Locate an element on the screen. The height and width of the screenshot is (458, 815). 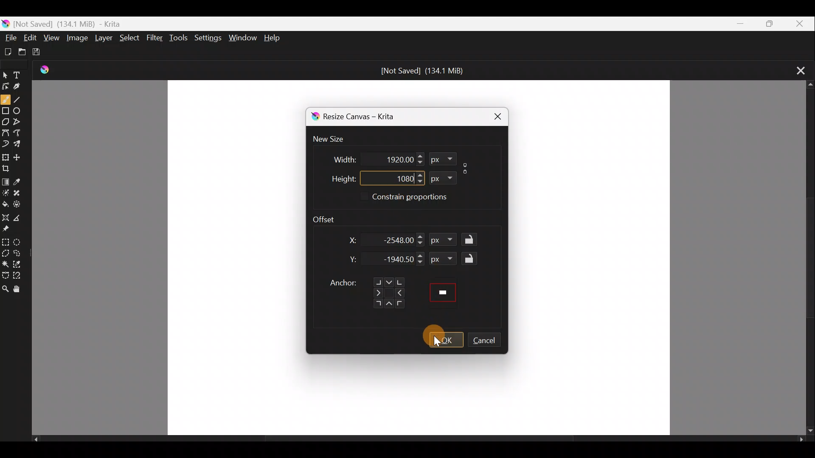
Window is located at coordinates (242, 36).